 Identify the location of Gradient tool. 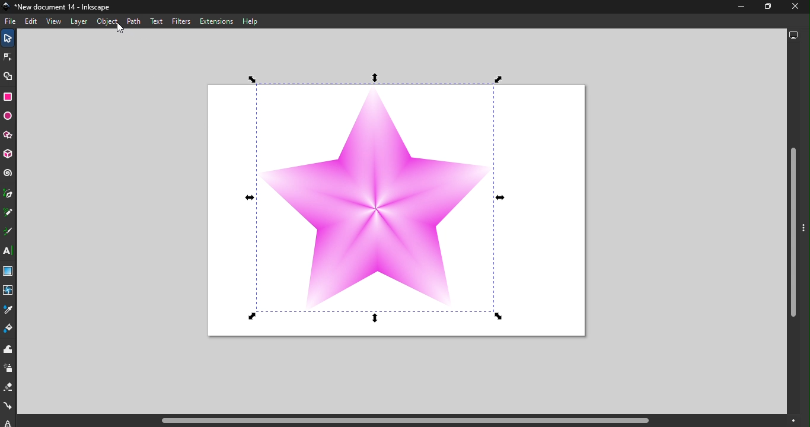
(9, 272).